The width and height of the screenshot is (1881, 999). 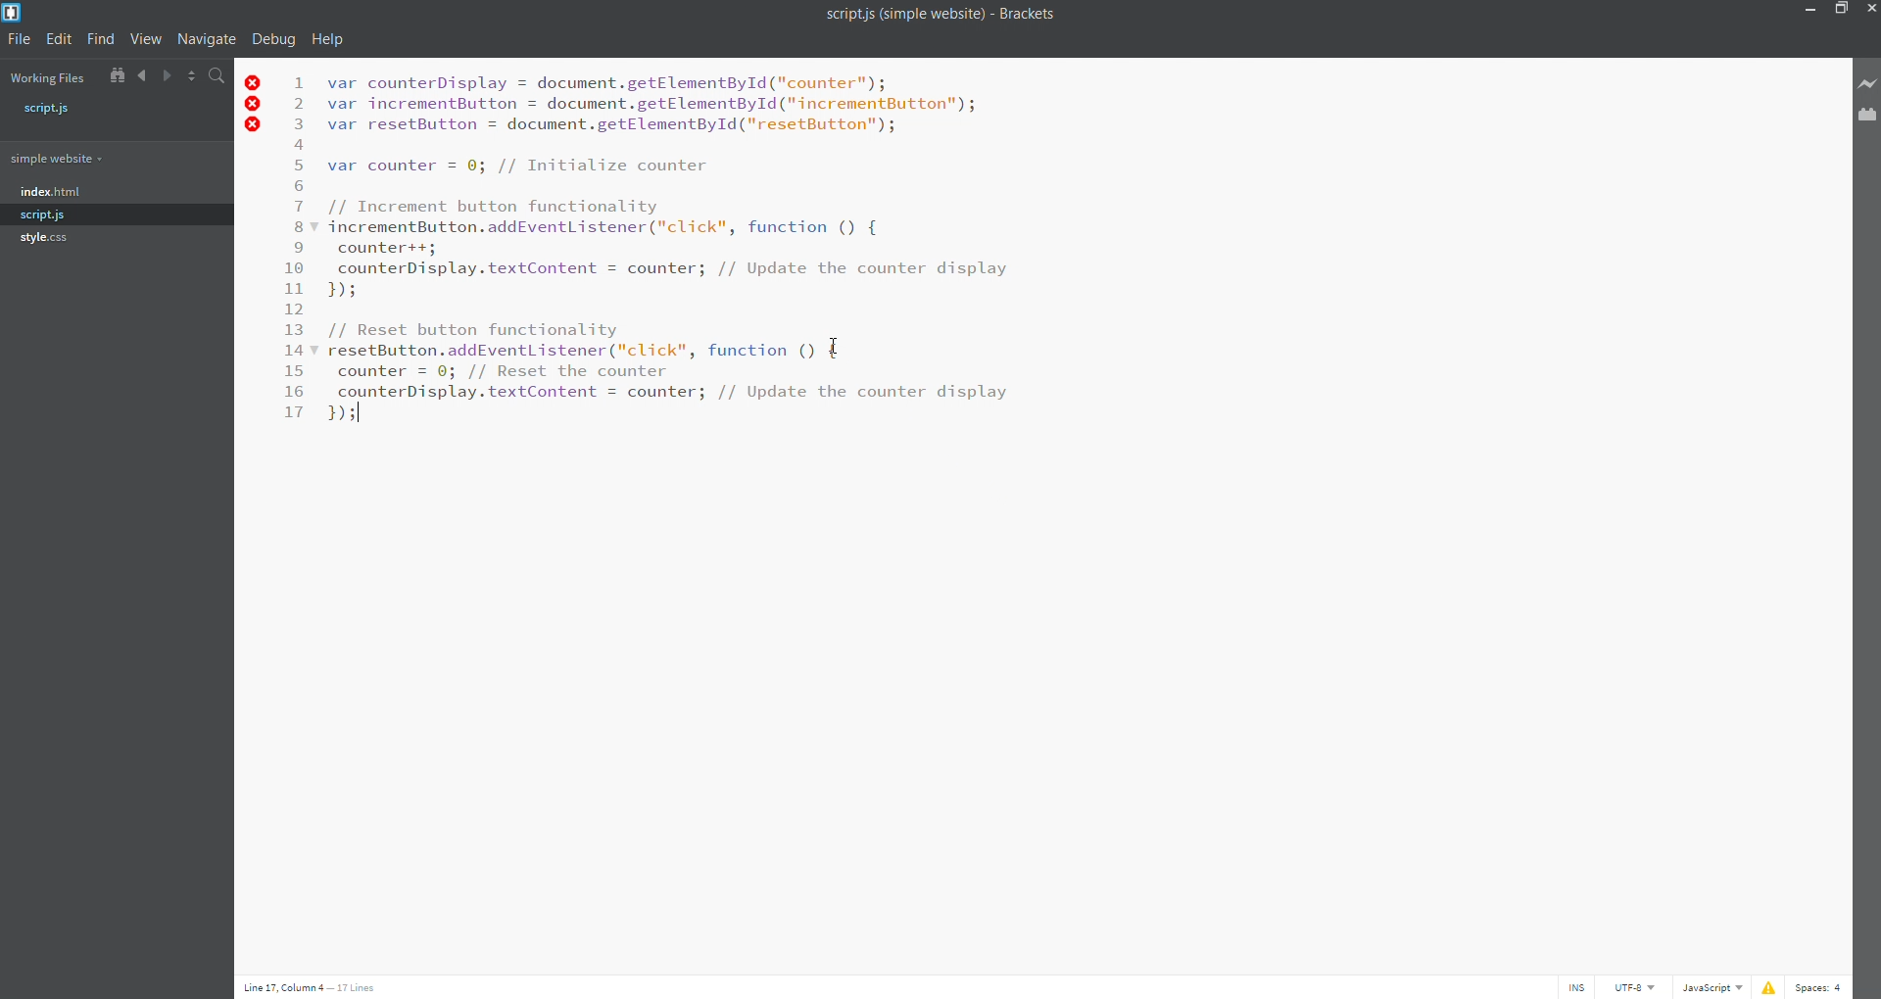 What do you see at coordinates (331, 986) in the screenshot?
I see `cursor position` at bounding box center [331, 986].